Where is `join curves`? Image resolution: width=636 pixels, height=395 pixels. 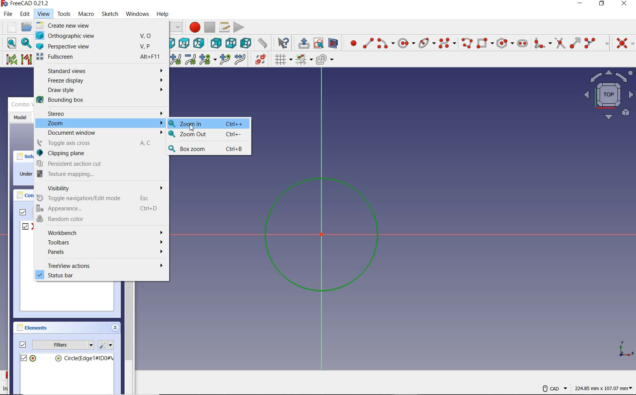 join curves is located at coordinates (240, 59).